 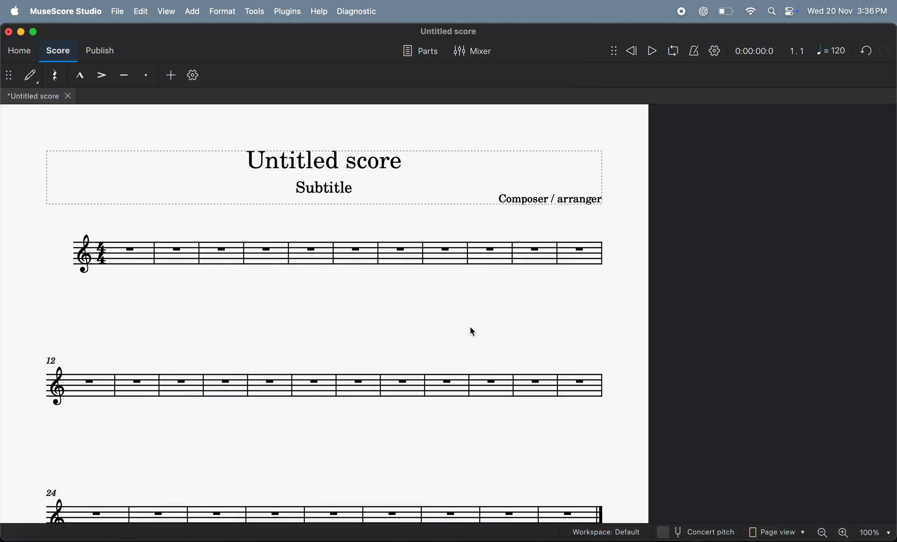 I want to click on time frame, so click(x=753, y=52).